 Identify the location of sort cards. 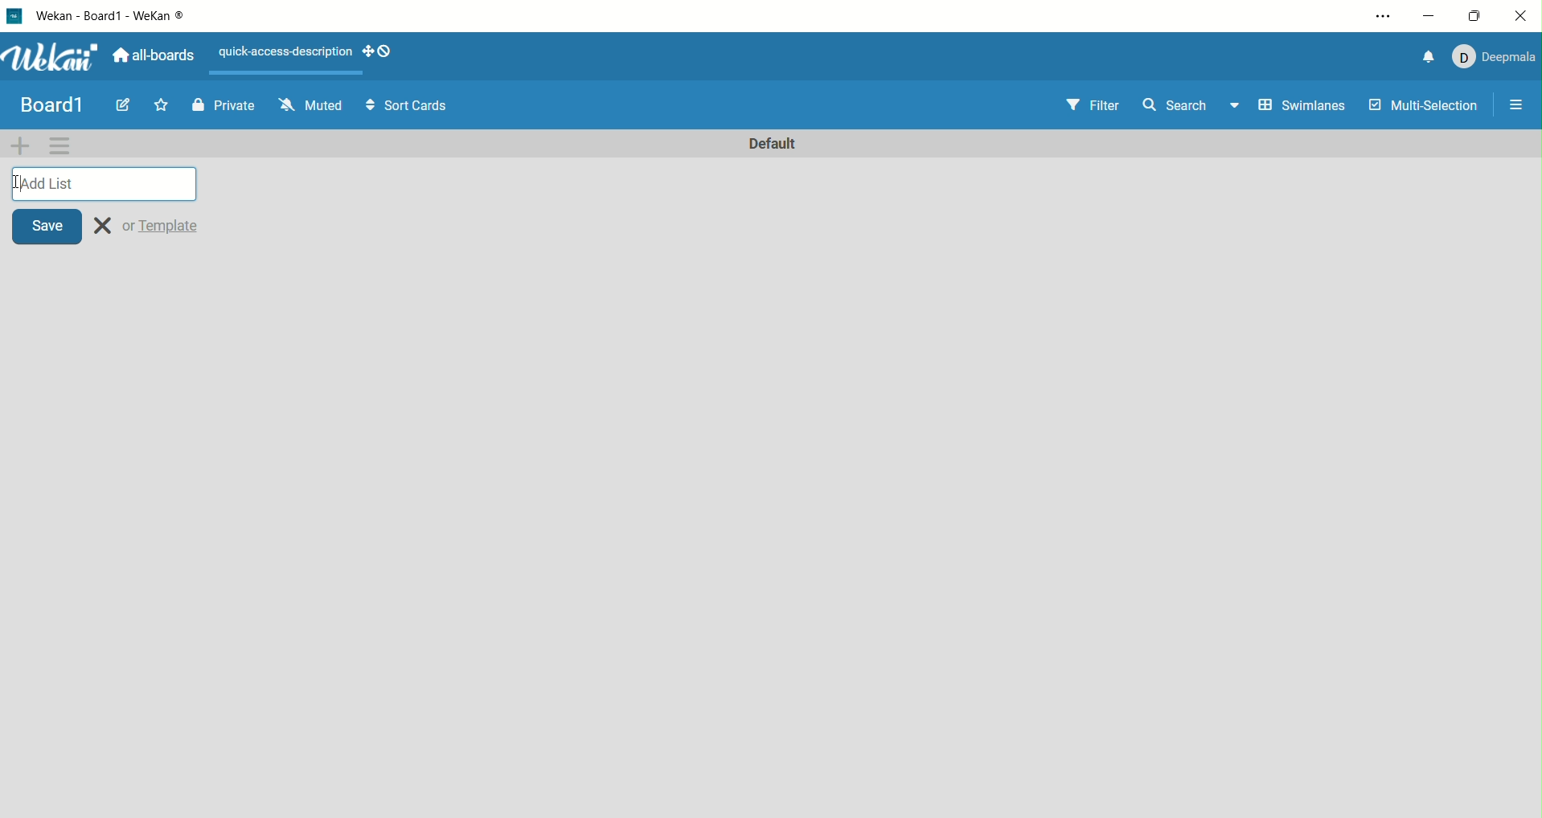
(408, 105).